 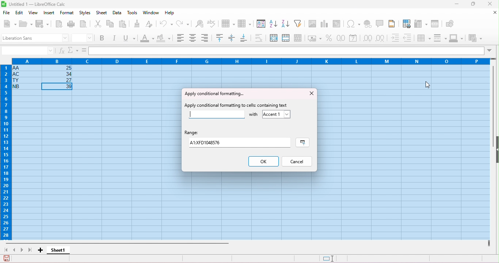 I want to click on apply conditional formatting, so click(x=216, y=94).